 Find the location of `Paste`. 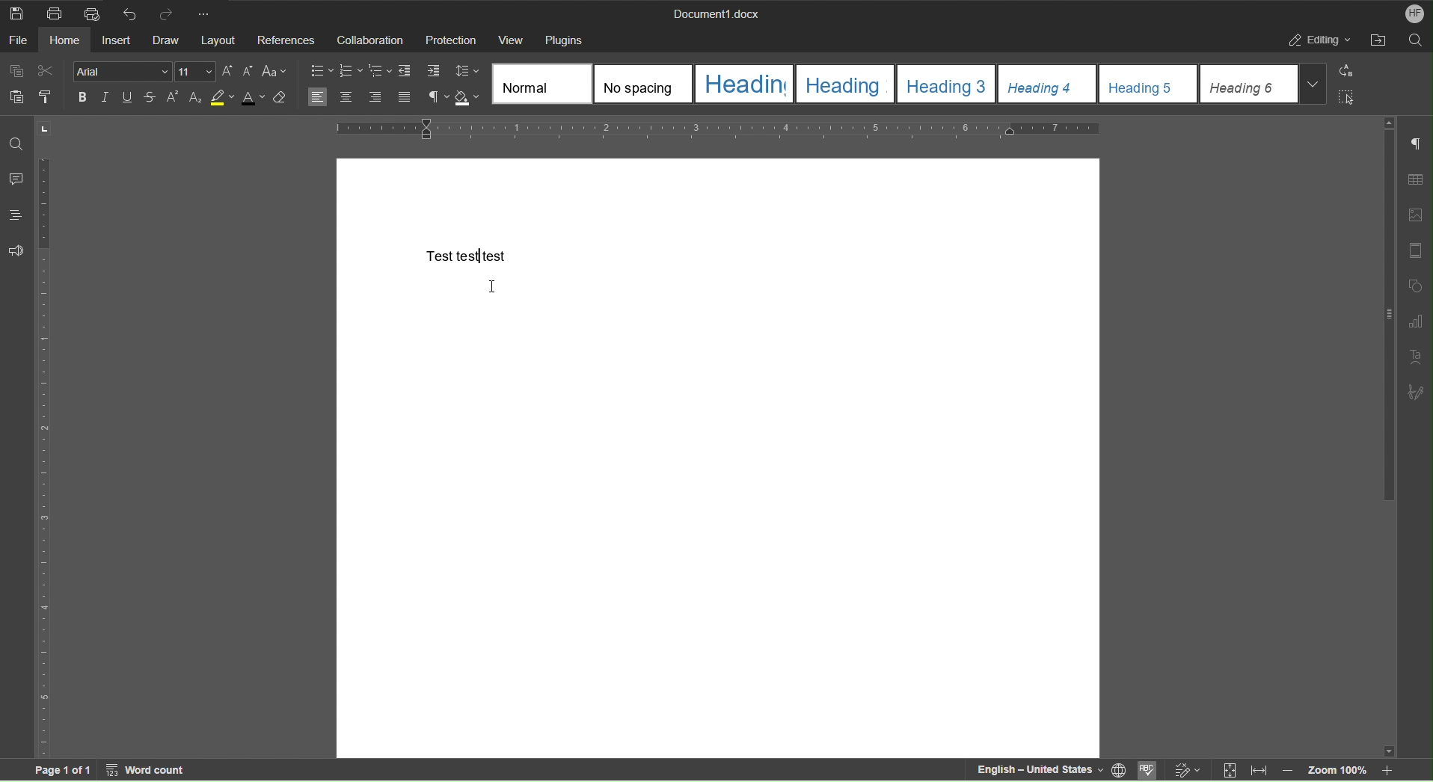

Paste is located at coordinates (13, 96).